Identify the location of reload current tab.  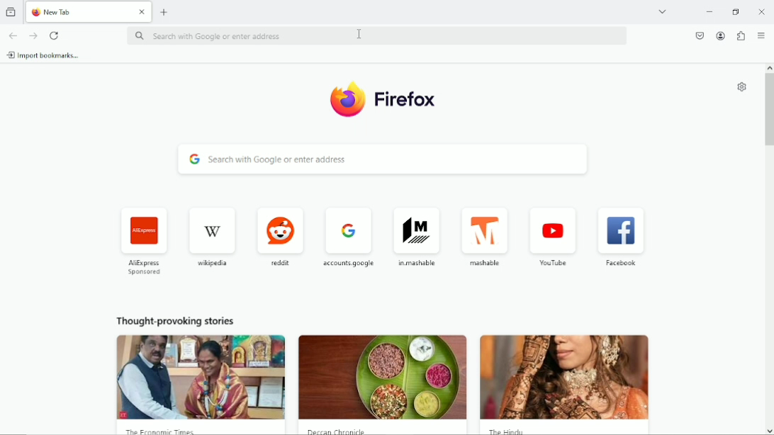
(54, 35).